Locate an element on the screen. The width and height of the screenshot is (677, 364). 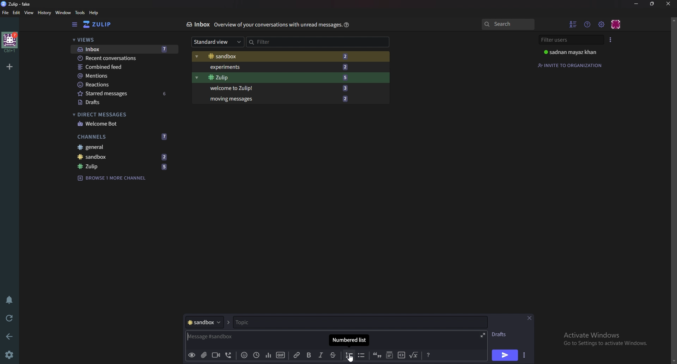
Home view is located at coordinates (102, 24).